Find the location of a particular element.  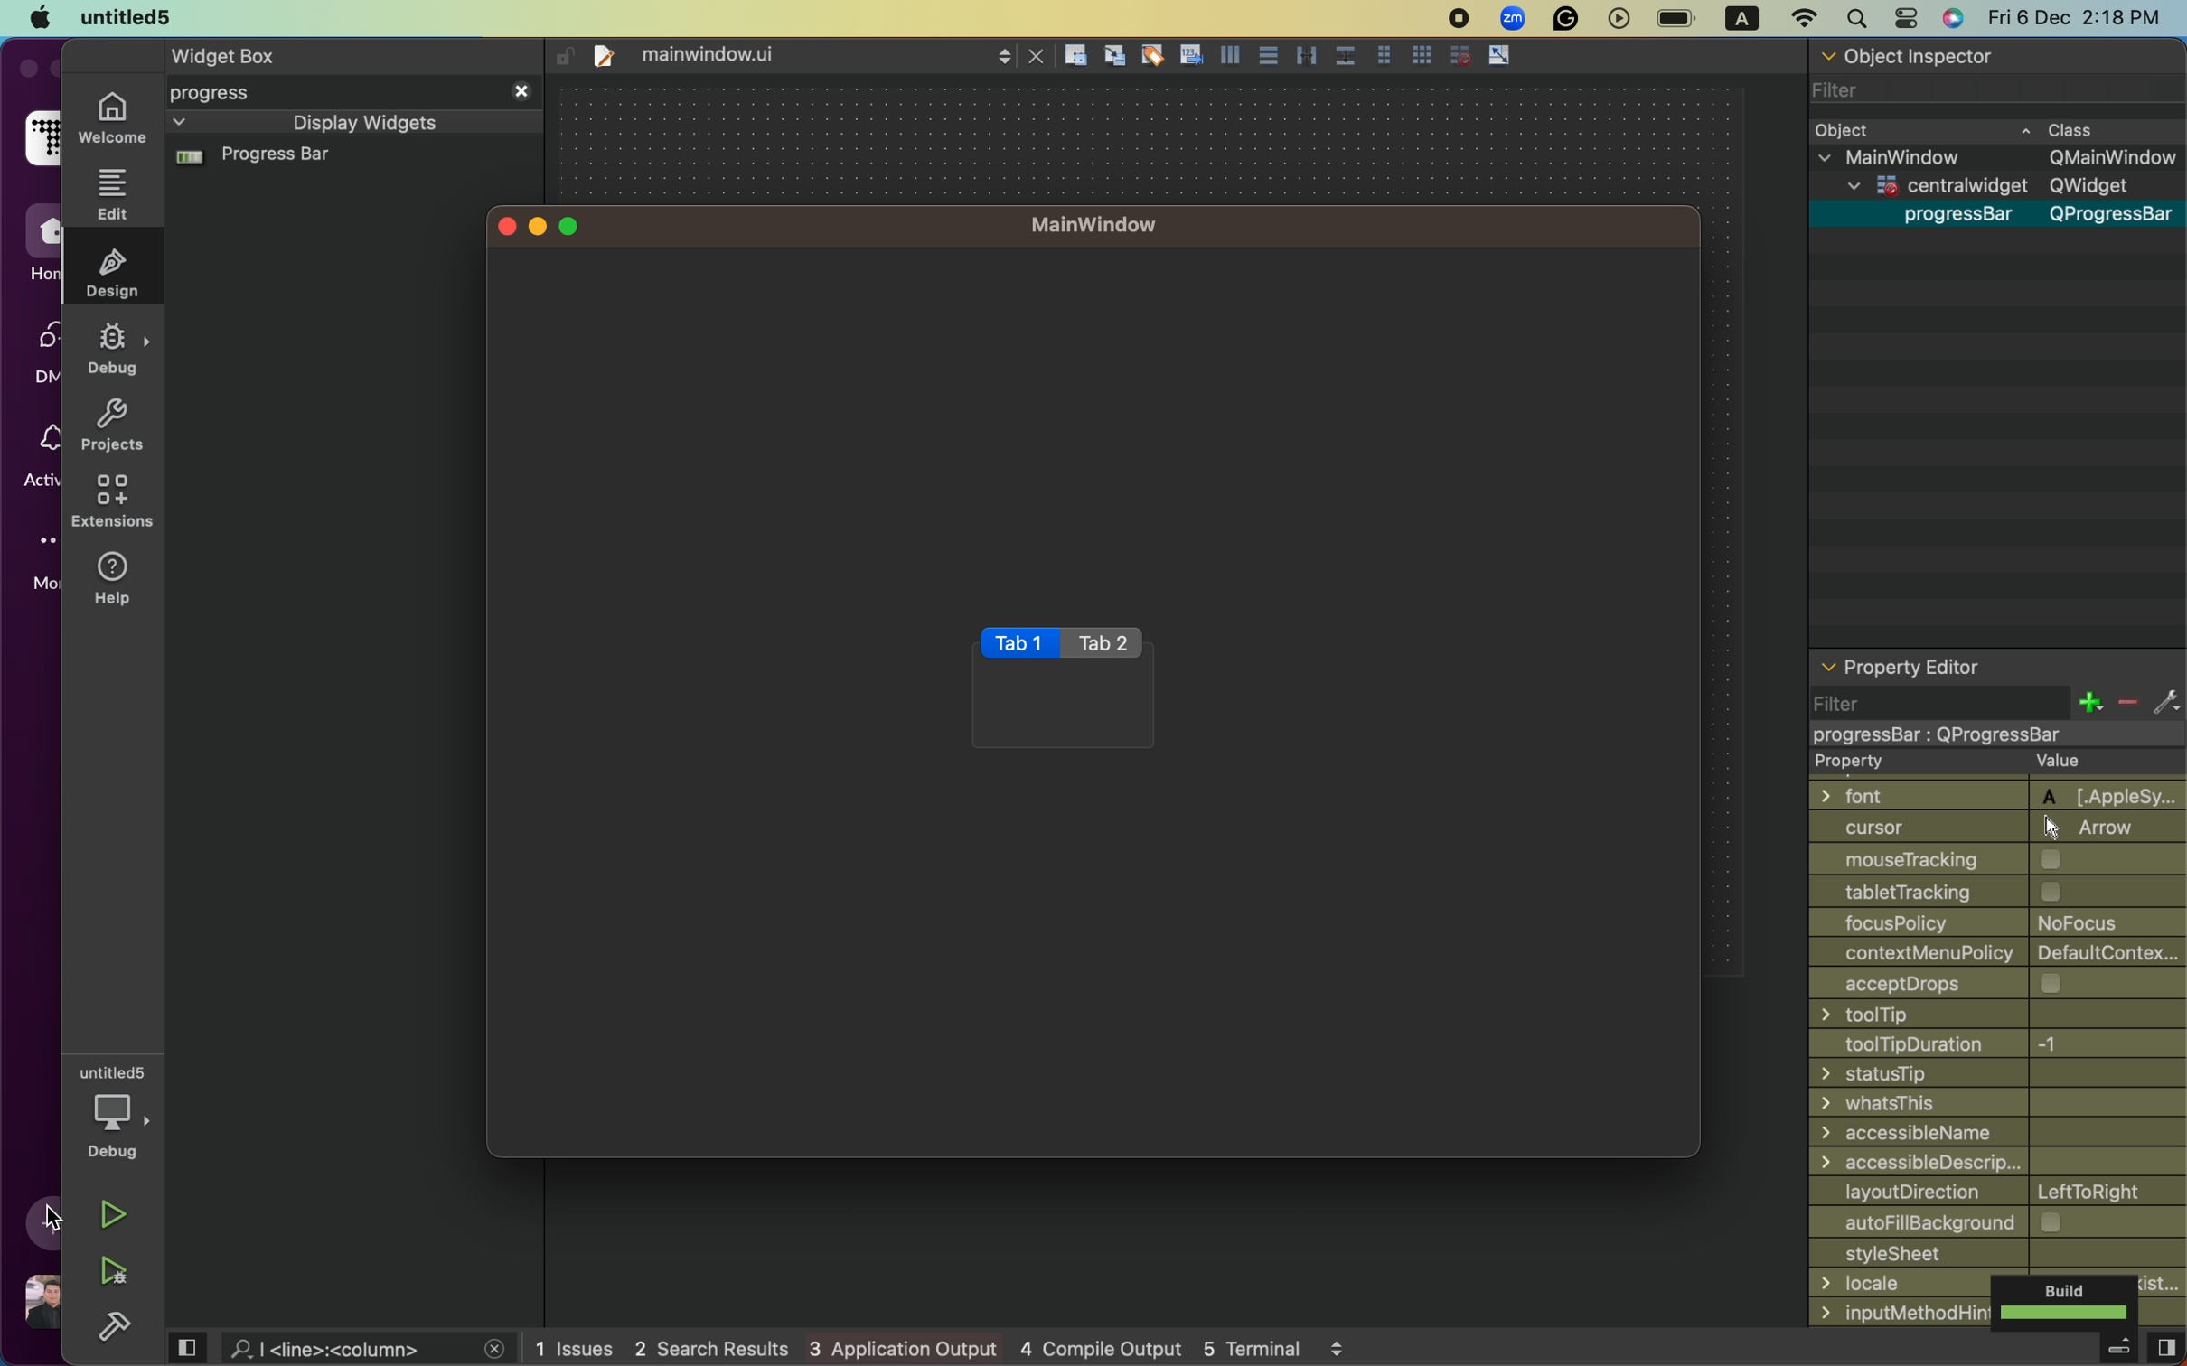

play is located at coordinates (1620, 17).